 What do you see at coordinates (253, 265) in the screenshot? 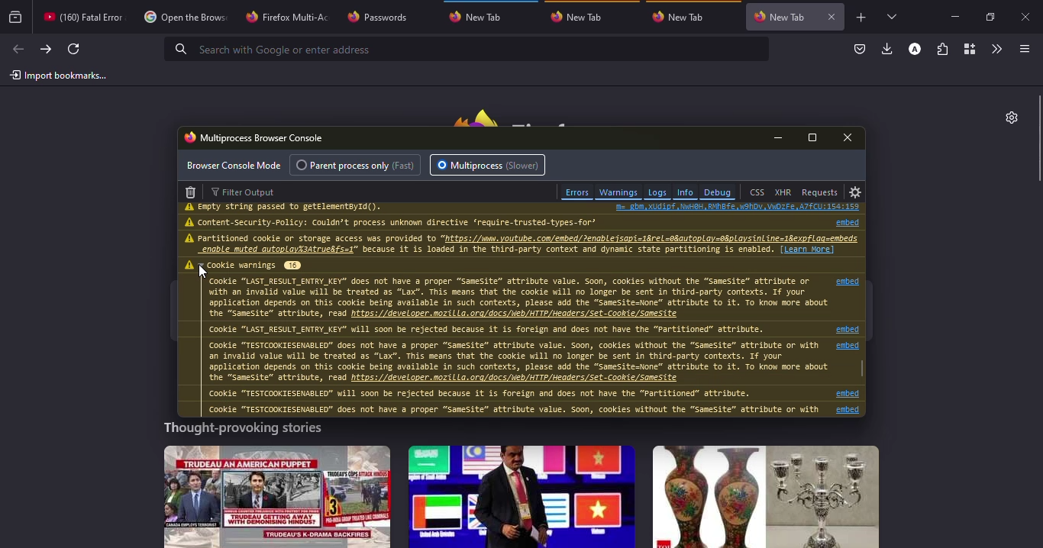
I see `expand warnings` at bounding box center [253, 265].